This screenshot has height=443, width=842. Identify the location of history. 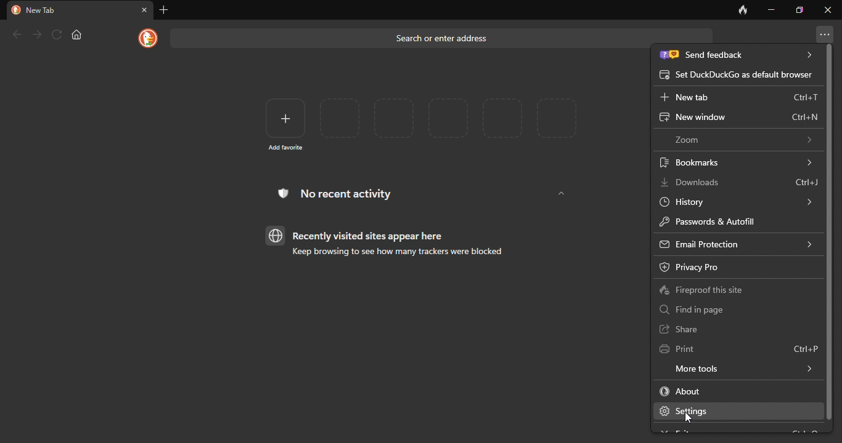
(736, 202).